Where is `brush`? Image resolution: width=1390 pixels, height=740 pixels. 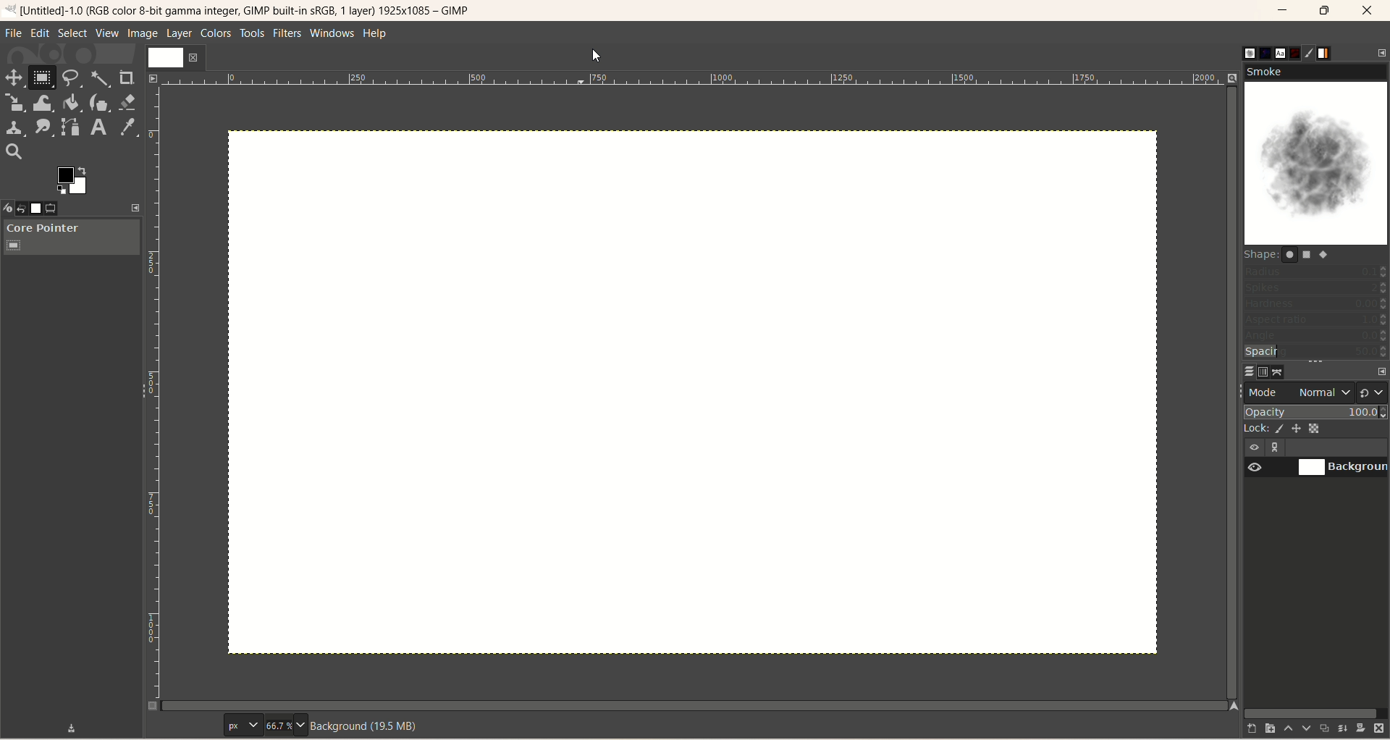
brush is located at coordinates (1239, 50).